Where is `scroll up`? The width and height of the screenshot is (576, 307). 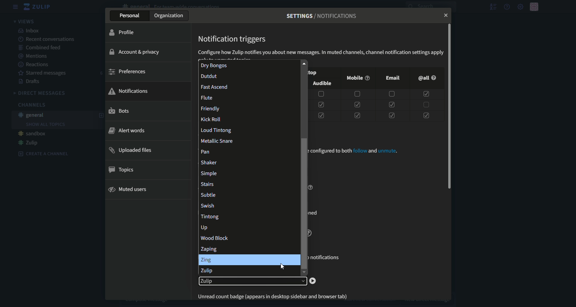 scroll up is located at coordinates (304, 63).